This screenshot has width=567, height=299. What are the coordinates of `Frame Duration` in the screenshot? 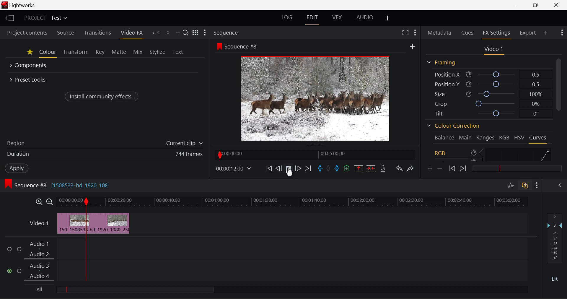 It's located at (105, 154).